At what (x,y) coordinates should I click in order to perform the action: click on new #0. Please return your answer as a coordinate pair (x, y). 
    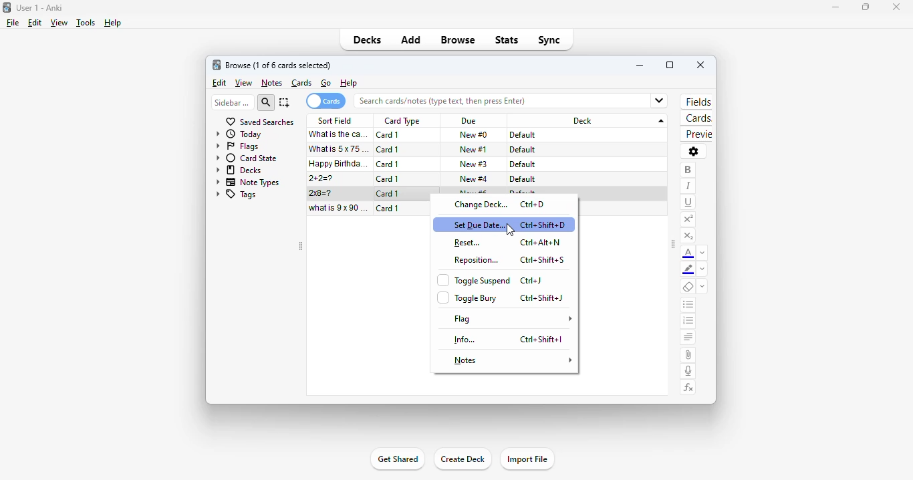
    Looking at the image, I should click on (473, 135).